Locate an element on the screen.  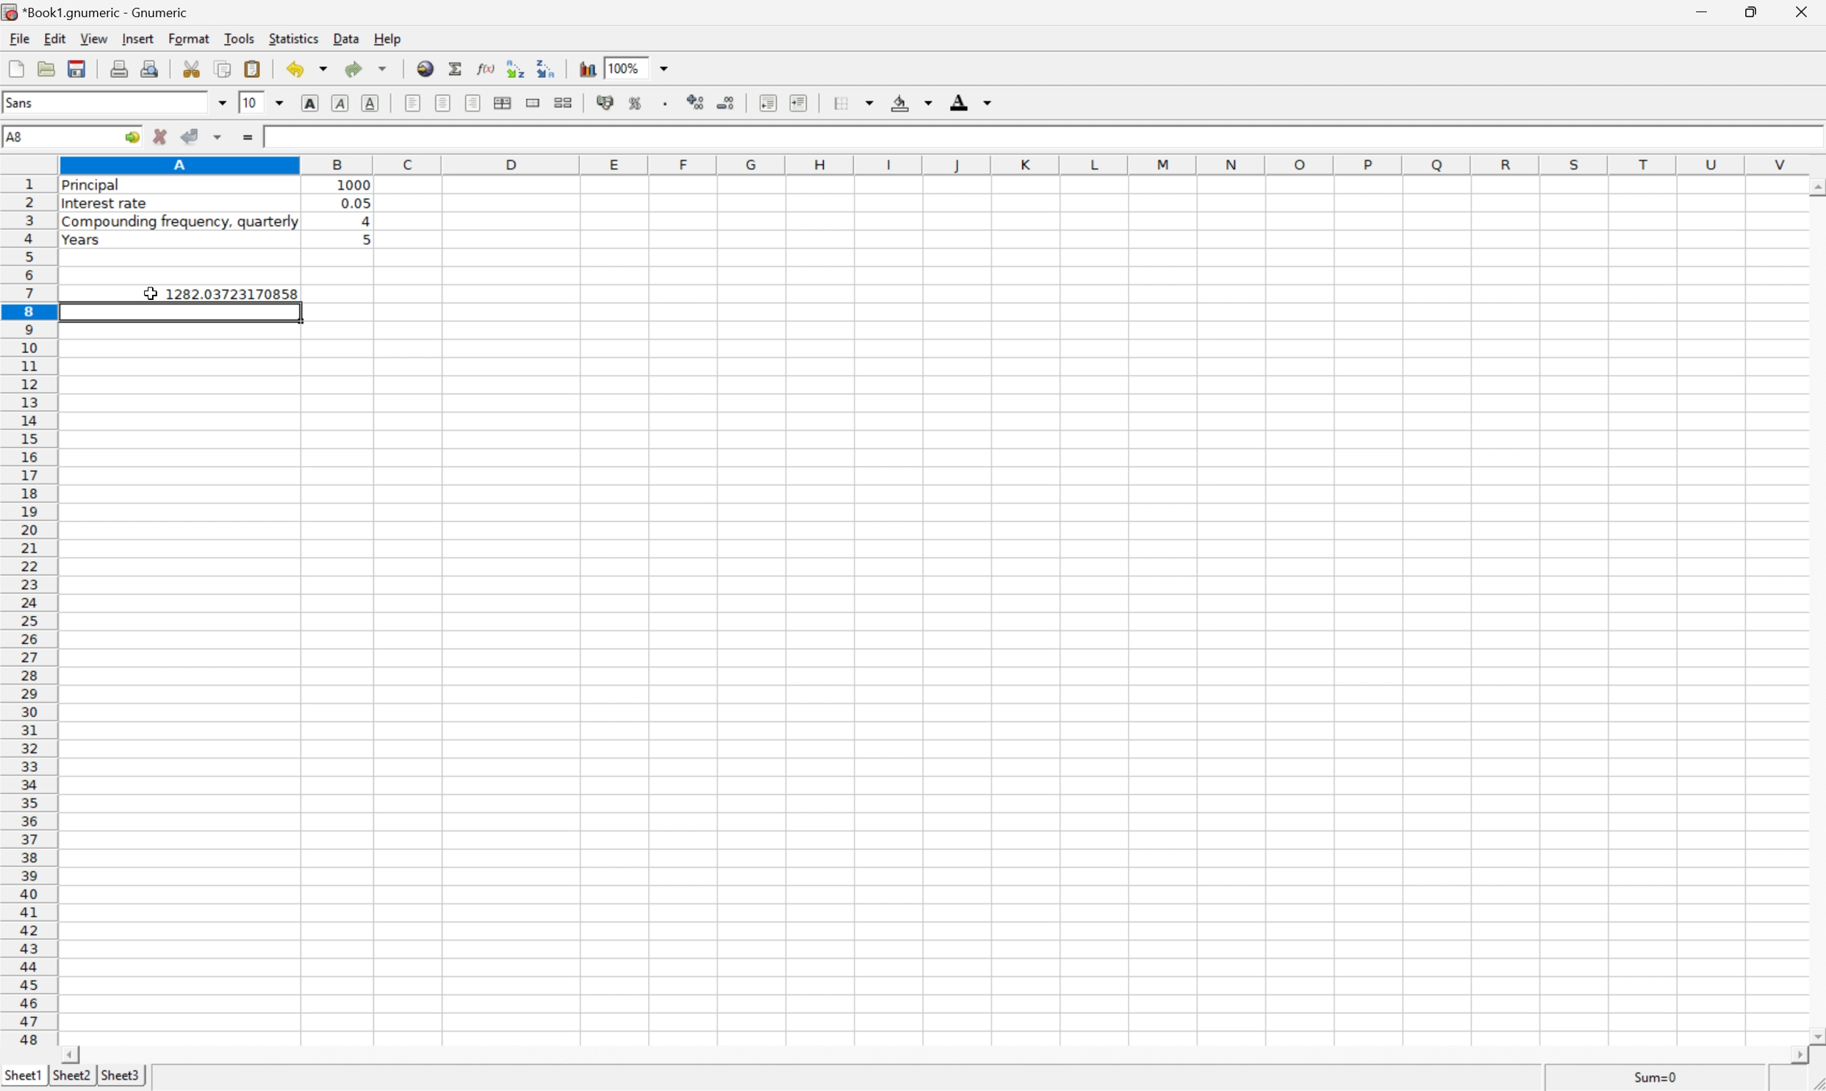
enter formula is located at coordinates (245, 139).